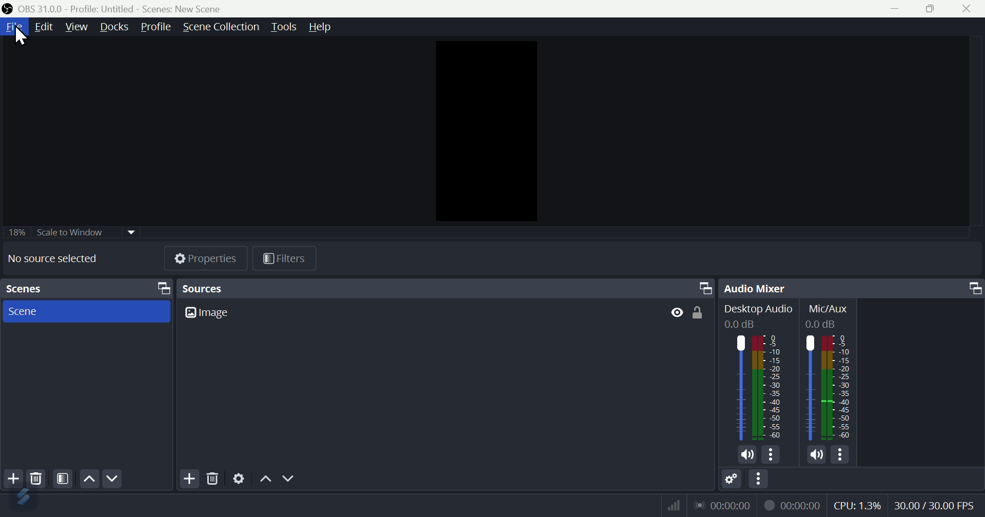  What do you see at coordinates (899, 9) in the screenshot?
I see `minimise` at bounding box center [899, 9].